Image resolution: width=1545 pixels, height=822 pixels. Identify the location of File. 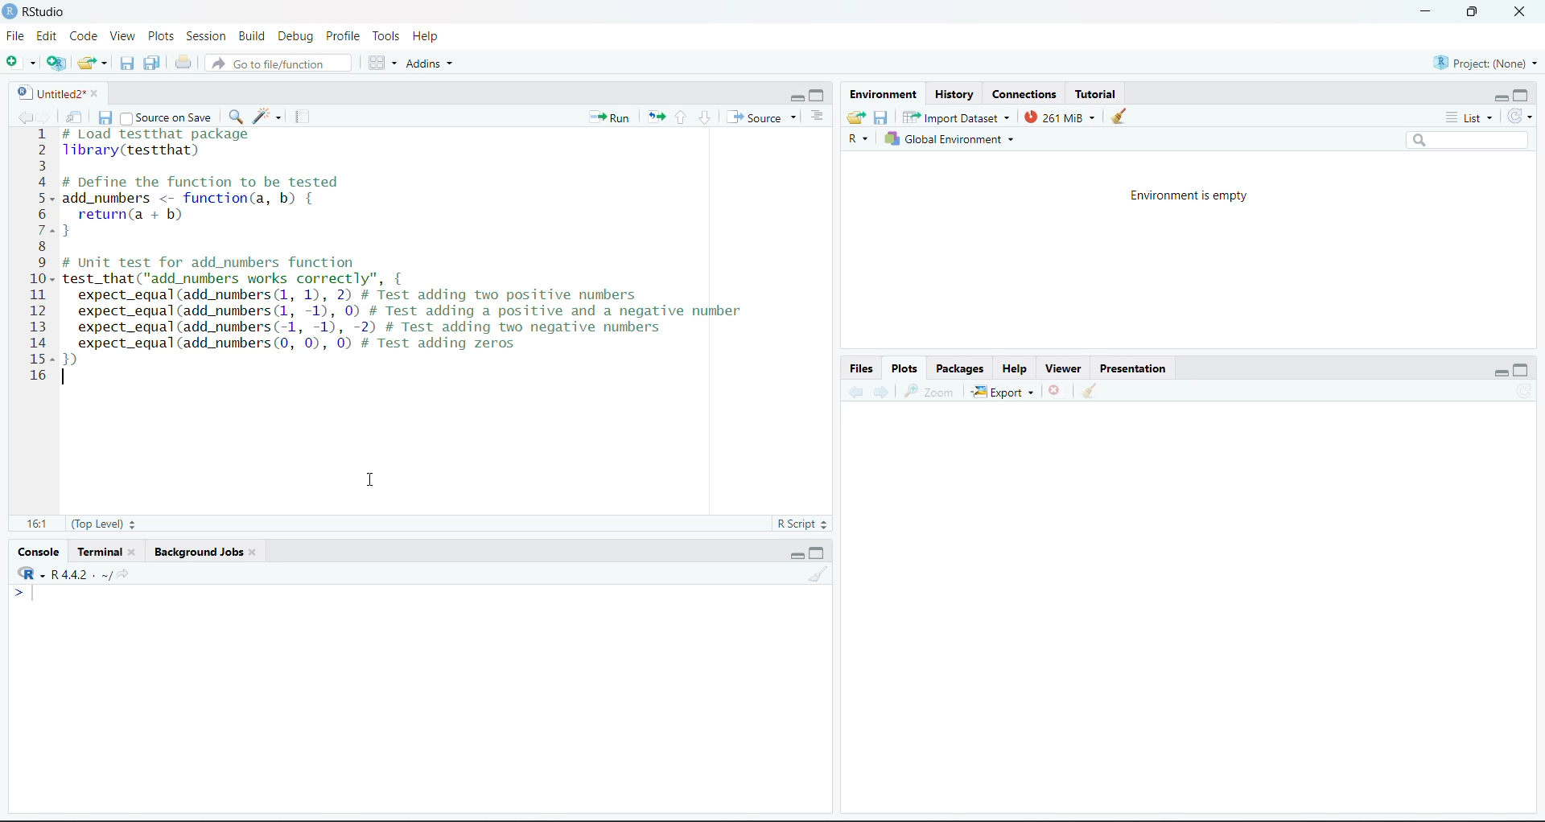
(14, 36).